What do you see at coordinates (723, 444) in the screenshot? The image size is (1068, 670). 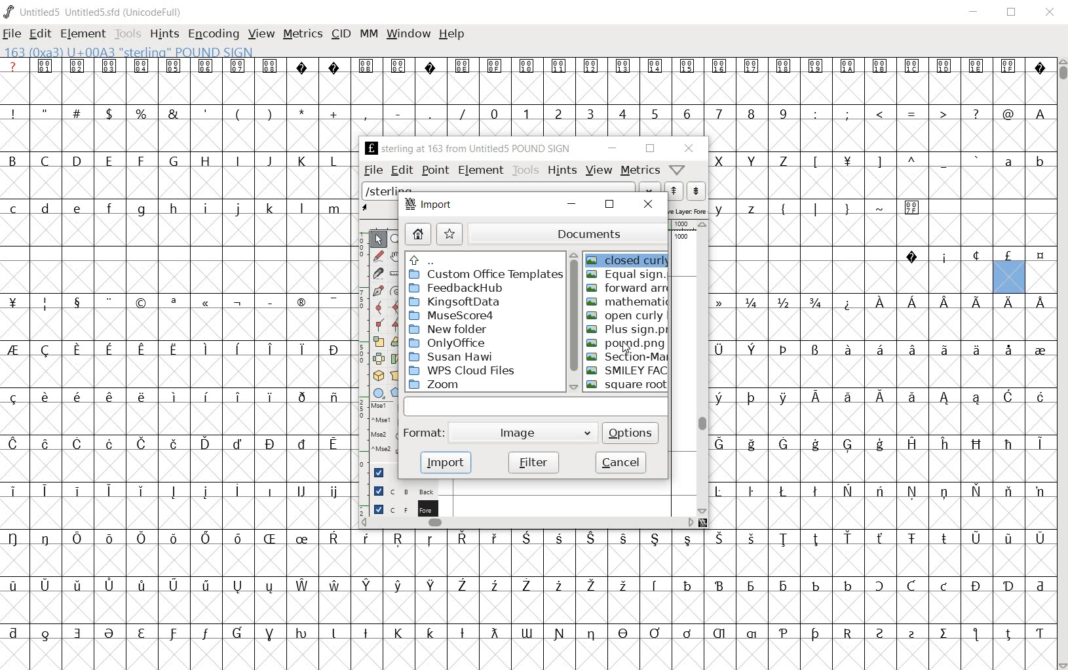 I see `Symbol` at bounding box center [723, 444].